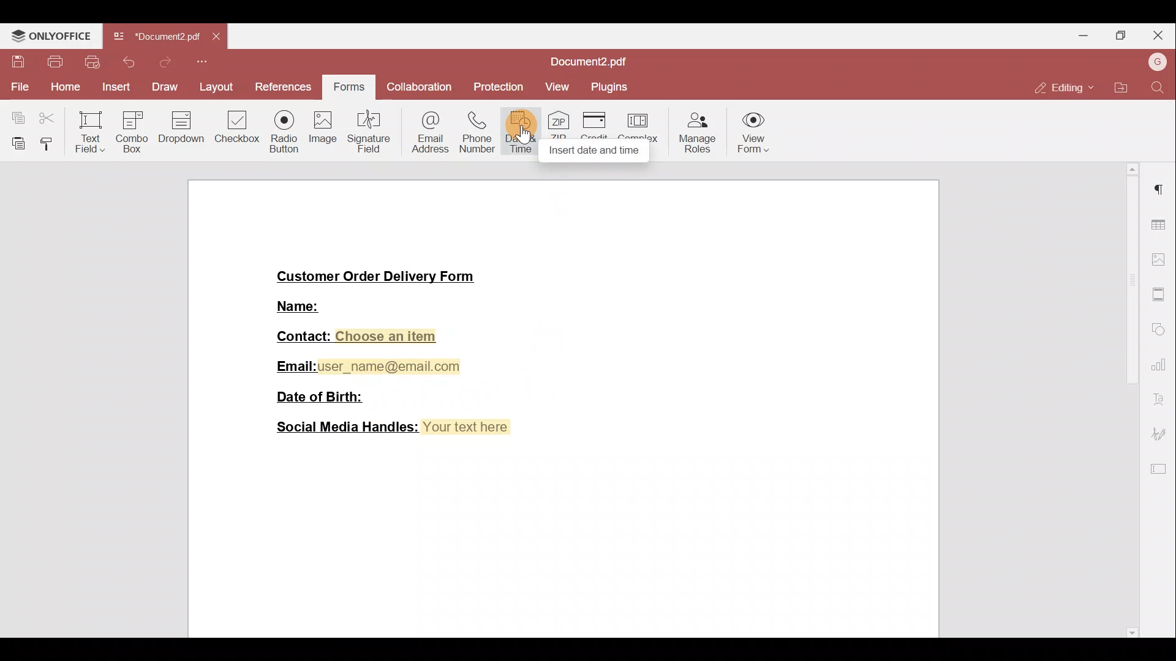  What do you see at coordinates (1121, 34) in the screenshot?
I see `Maximise` at bounding box center [1121, 34].